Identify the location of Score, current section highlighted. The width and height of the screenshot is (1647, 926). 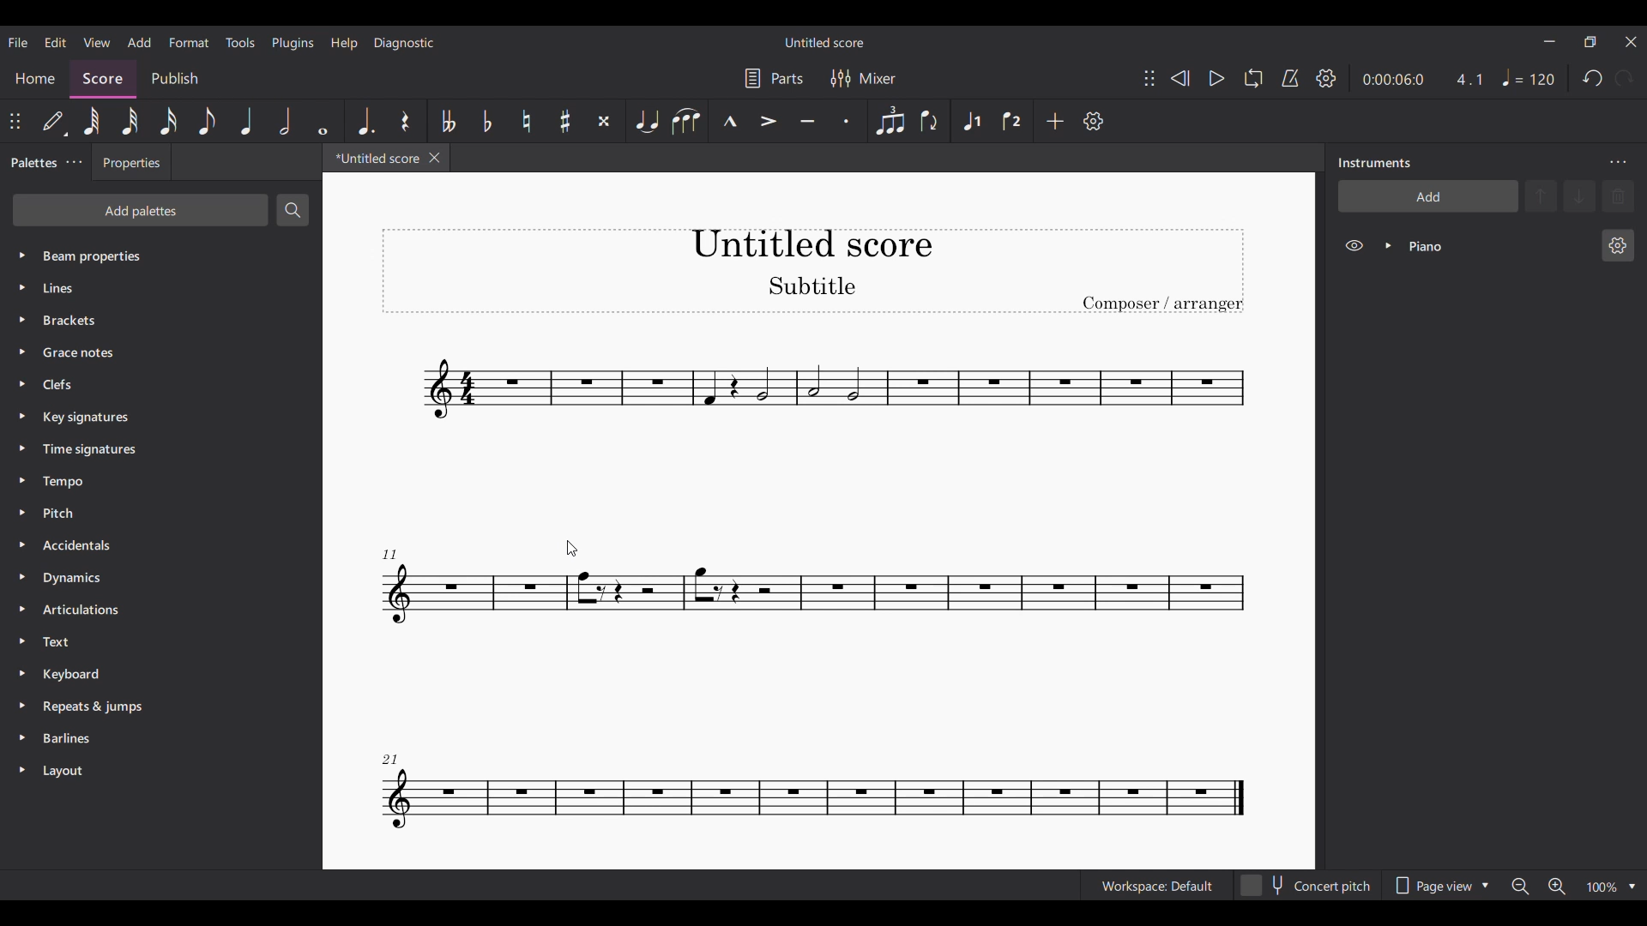
(103, 75).